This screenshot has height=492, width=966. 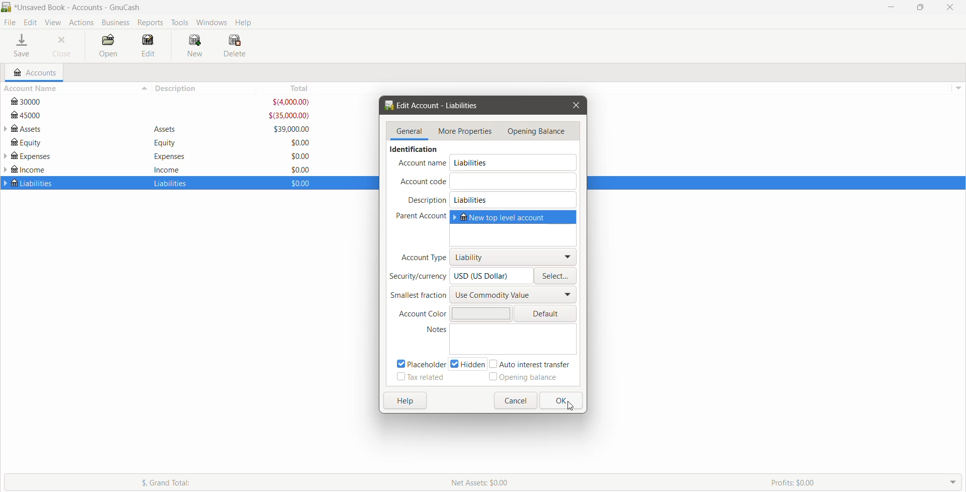 What do you see at coordinates (429, 330) in the screenshot?
I see `Notes` at bounding box center [429, 330].